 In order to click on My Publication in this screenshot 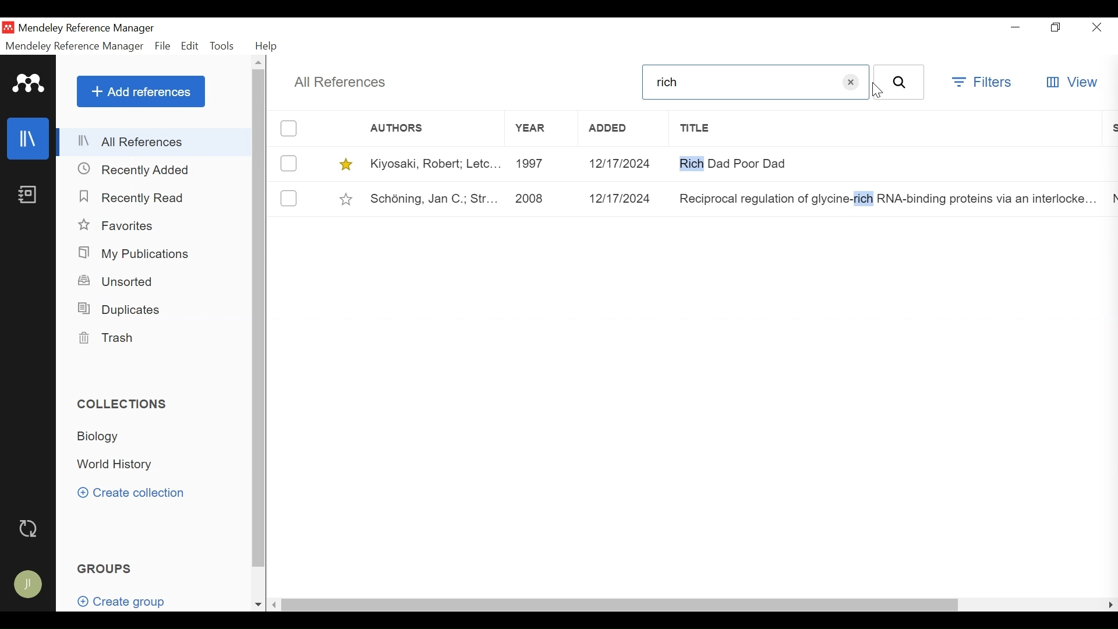, I will do `click(137, 253)`.